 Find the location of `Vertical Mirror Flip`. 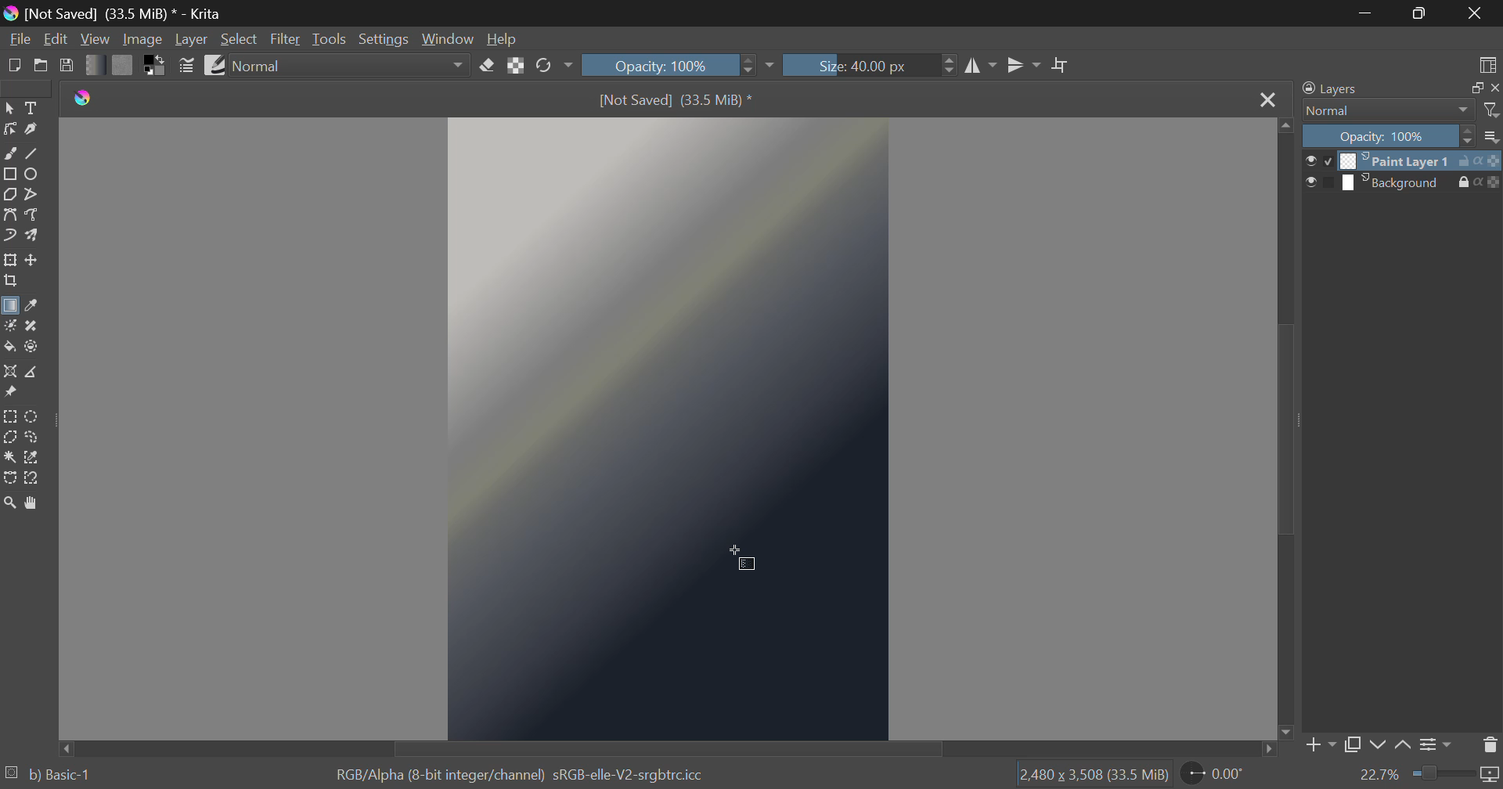

Vertical Mirror Flip is located at coordinates (981, 67).